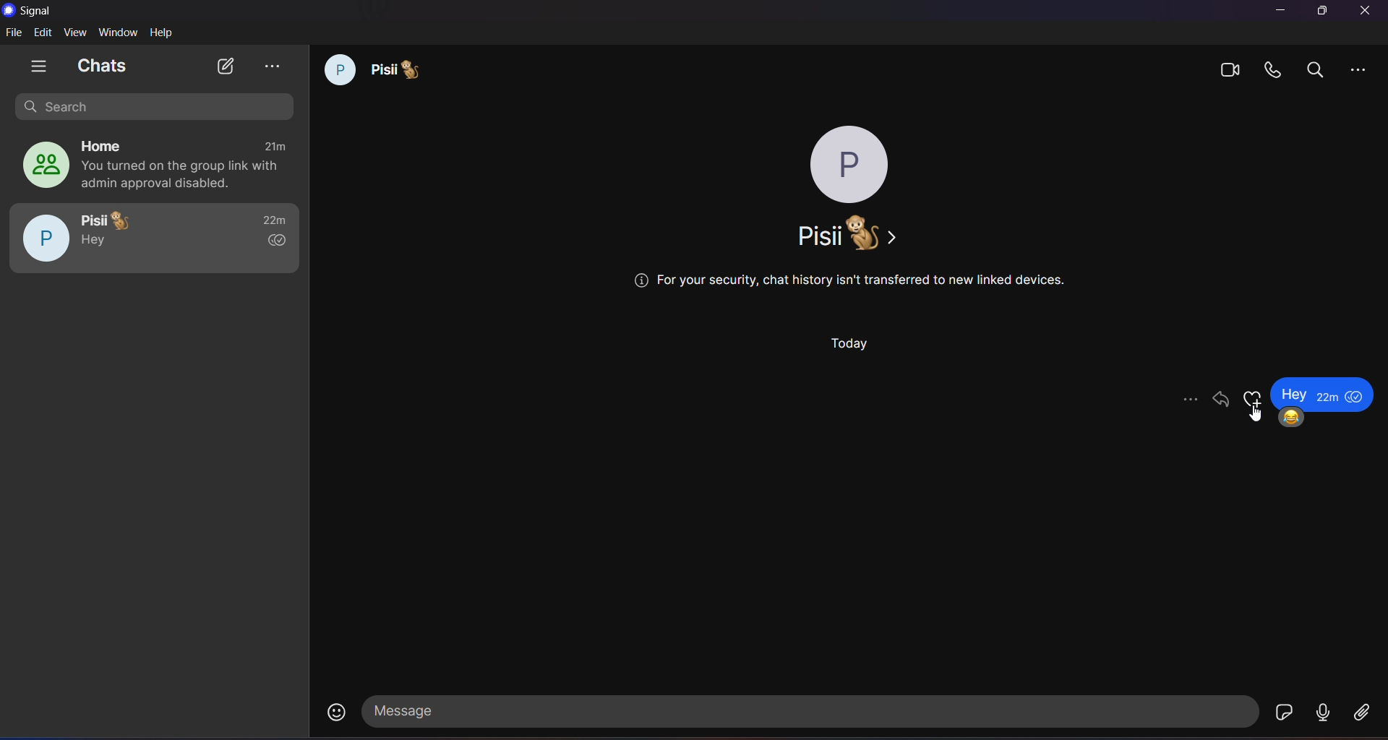 This screenshot has height=740, width=1388. I want to click on voice message, so click(1321, 716).